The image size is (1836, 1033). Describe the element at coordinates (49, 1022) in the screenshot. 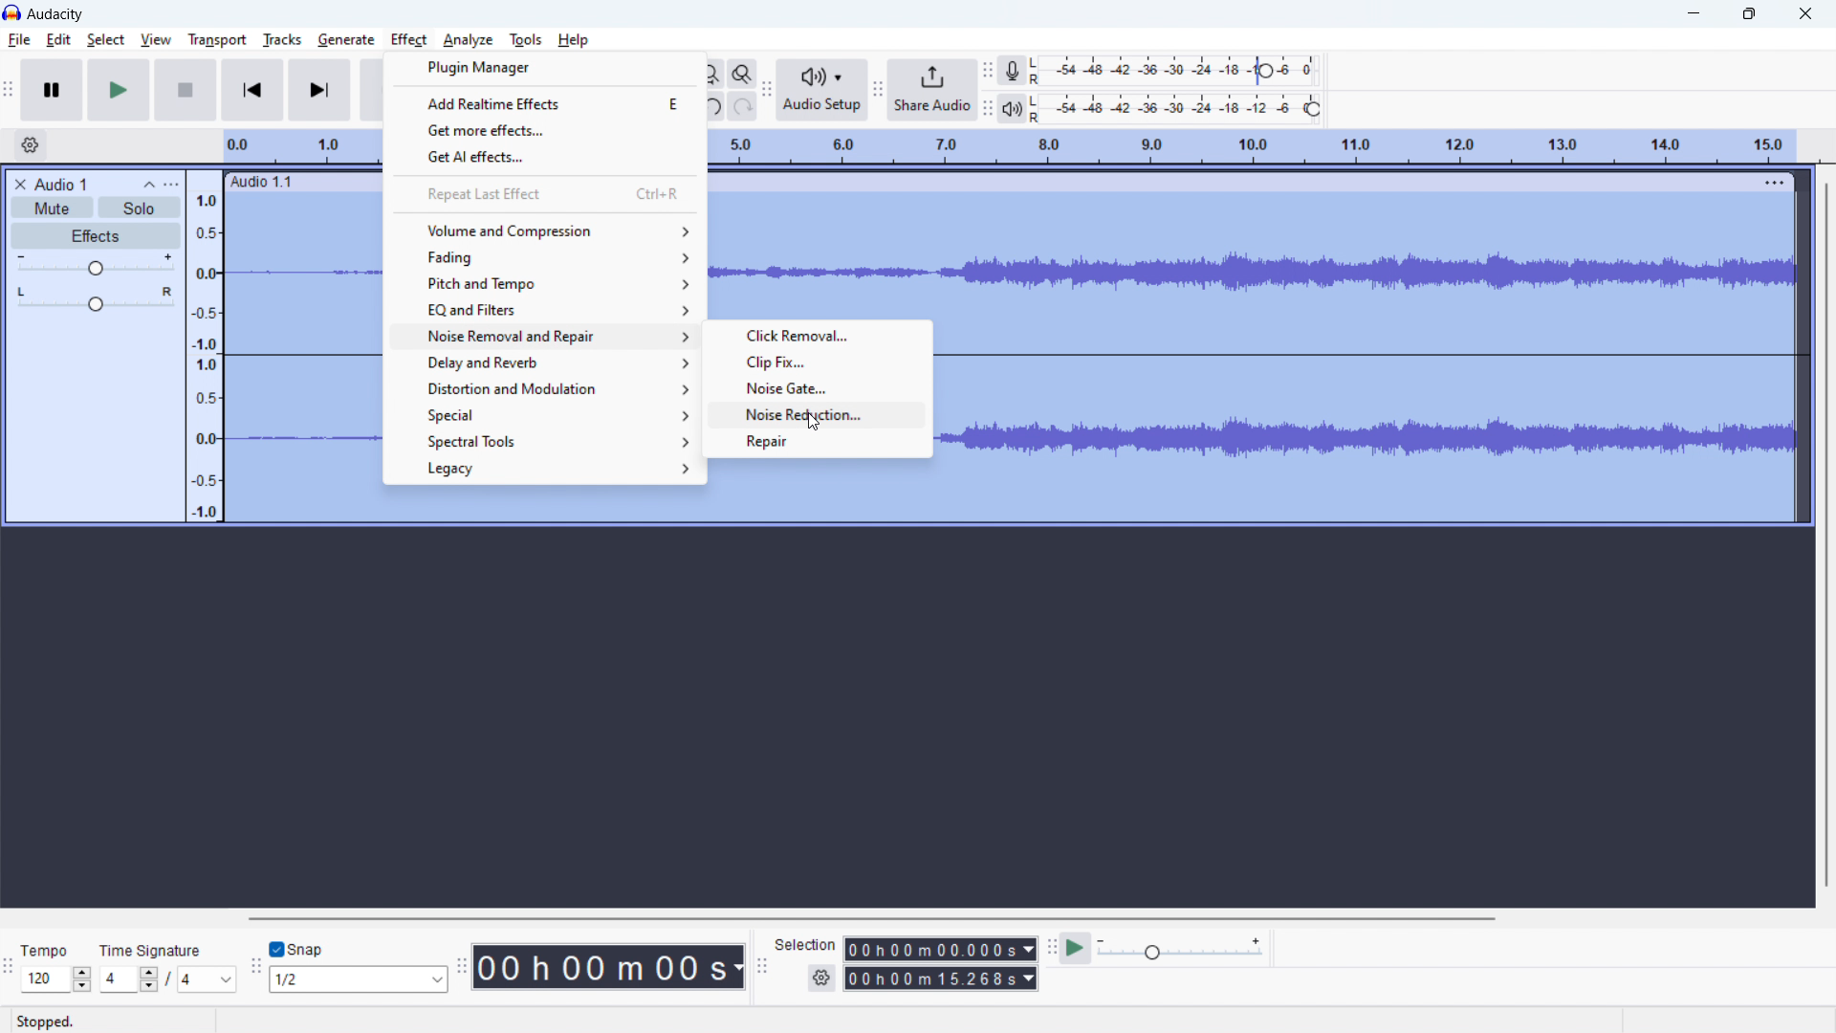

I see `Stopped ` at that location.